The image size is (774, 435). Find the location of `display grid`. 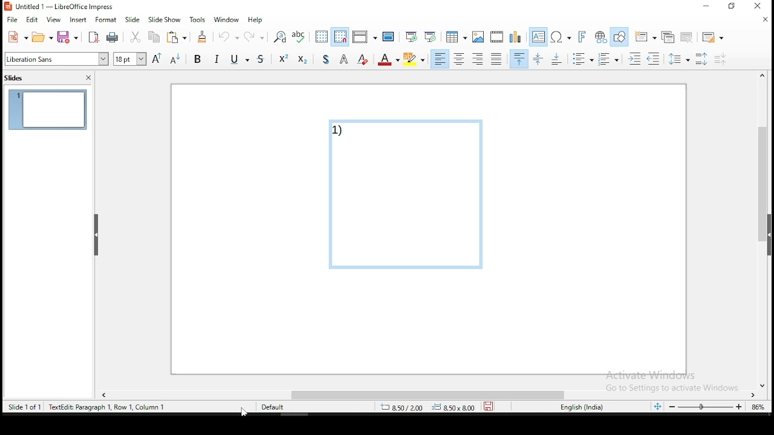

display grid is located at coordinates (319, 36).